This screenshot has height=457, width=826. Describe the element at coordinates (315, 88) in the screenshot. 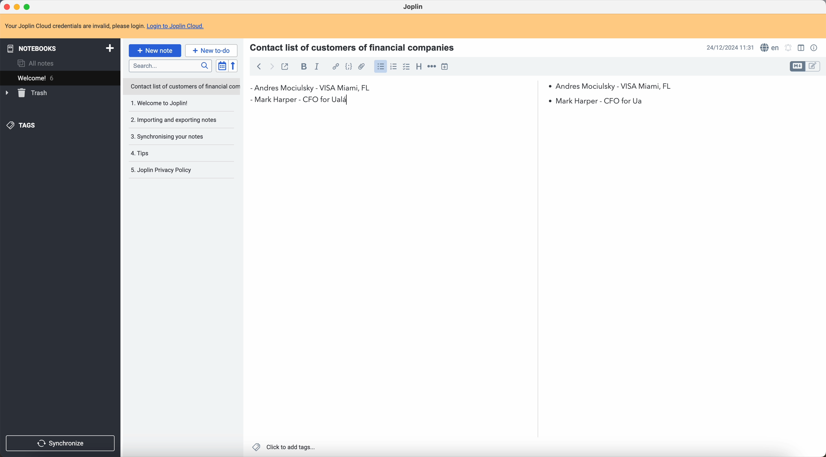

I see `first contact` at that location.